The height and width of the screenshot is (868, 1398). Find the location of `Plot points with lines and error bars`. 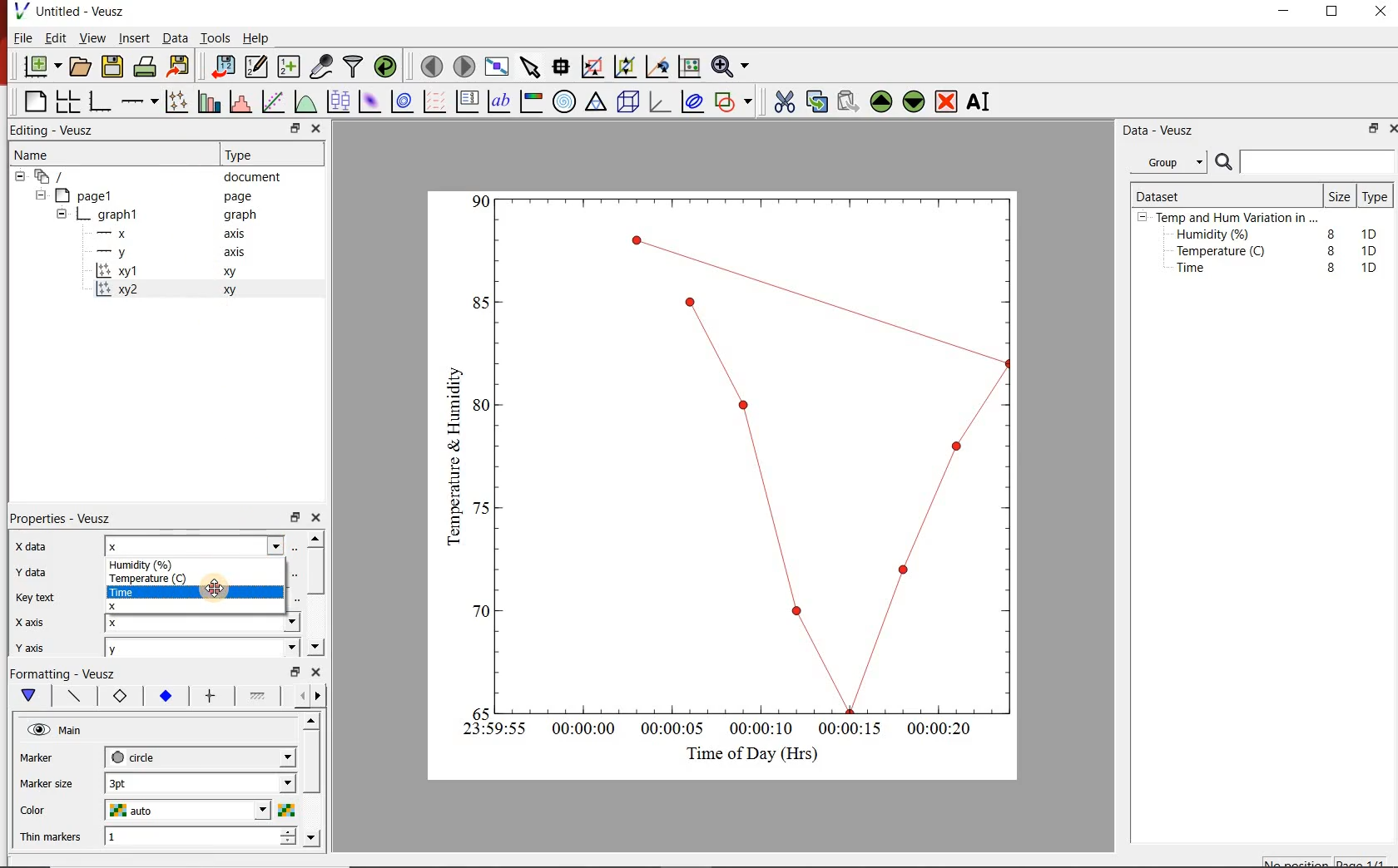

Plot points with lines and error bars is located at coordinates (176, 100).